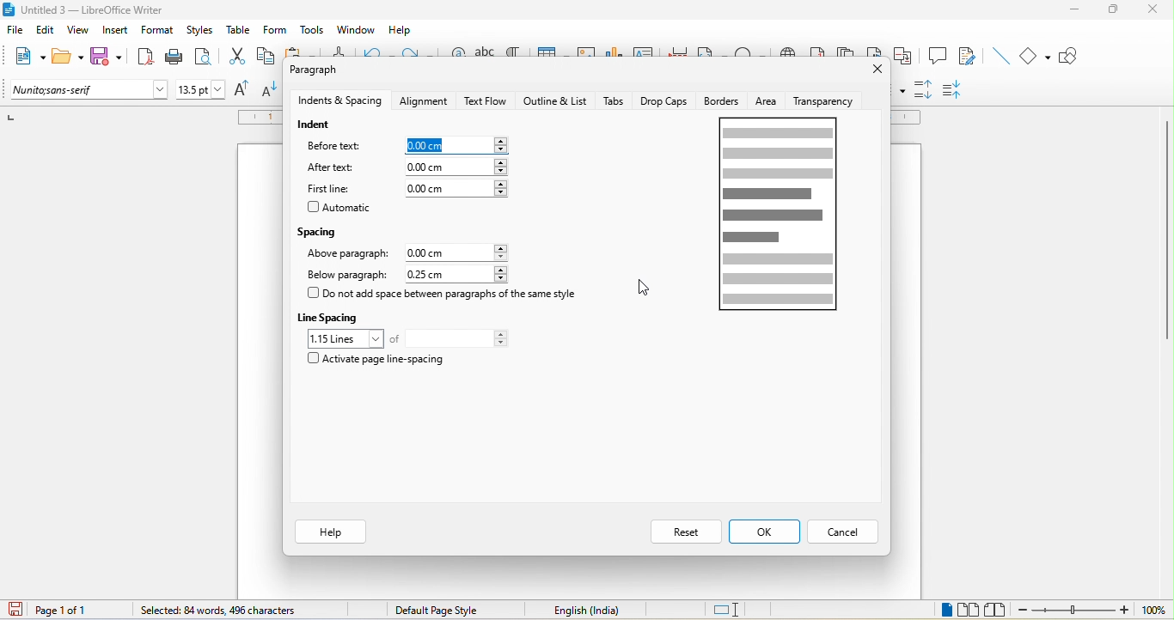 The width and height of the screenshot is (1174, 620). What do you see at coordinates (615, 100) in the screenshot?
I see `tabs` at bounding box center [615, 100].